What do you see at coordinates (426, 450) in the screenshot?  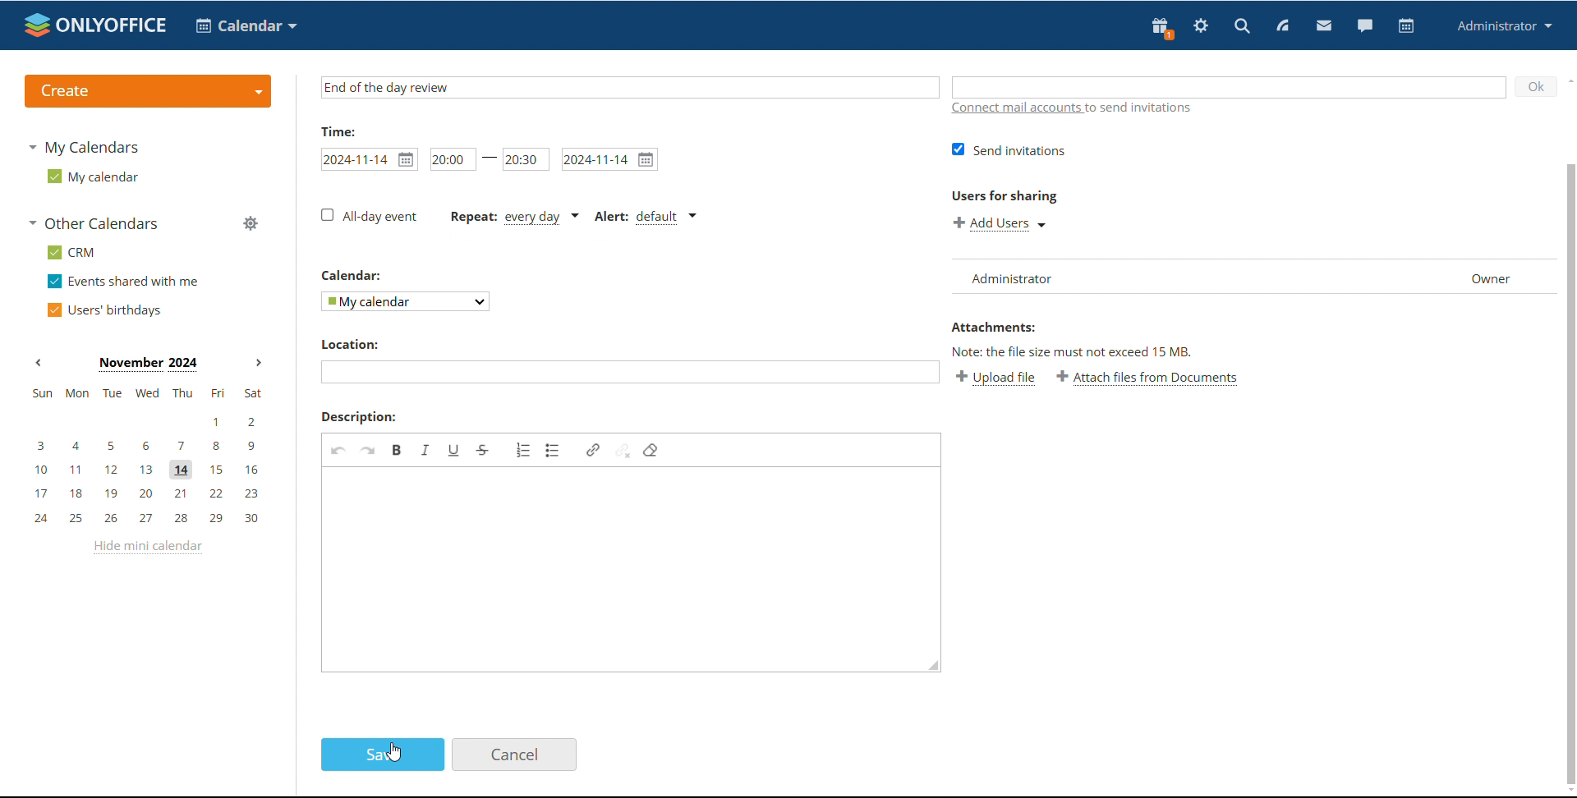 I see `Italic` at bounding box center [426, 450].